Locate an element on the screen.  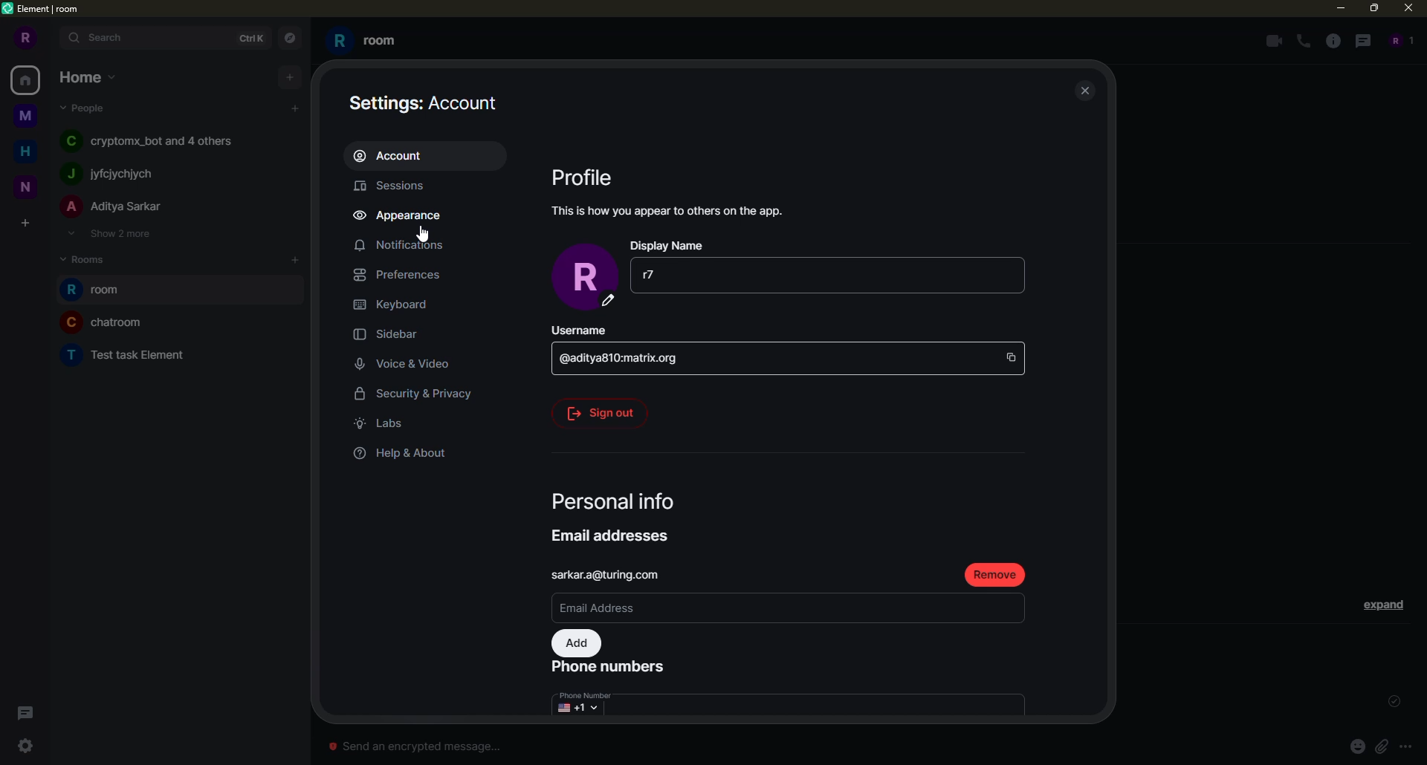
more is located at coordinates (1406, 747).